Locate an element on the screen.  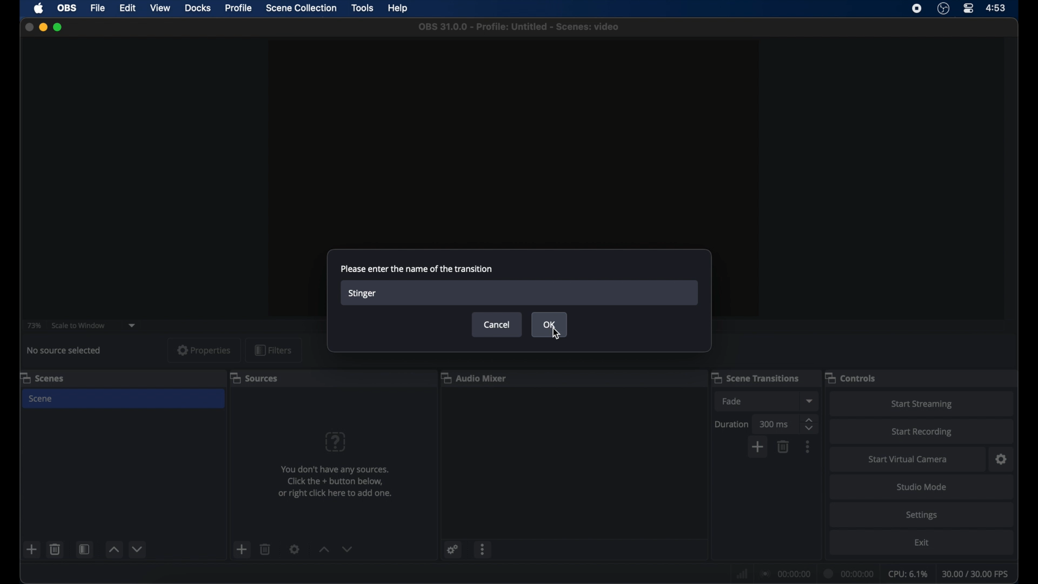
duration is located at coordinates (849, 573).